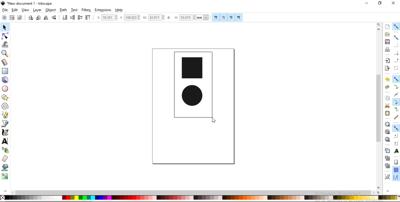 This screenshot has width=400, height=202. I want to click on flip horizontal, so click(46, 18).